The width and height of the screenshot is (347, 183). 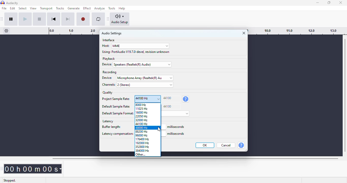 I want to click on 176400 Hz, so click(x=148, y=139).